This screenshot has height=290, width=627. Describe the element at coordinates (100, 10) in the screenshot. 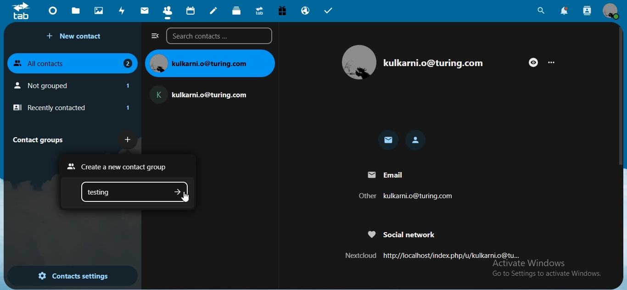

I see `photos` at that location.